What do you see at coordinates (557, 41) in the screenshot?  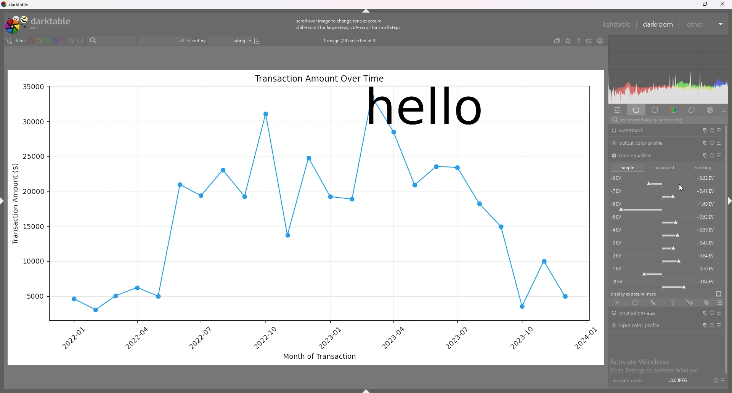 I see `collapse grouped images` at bounding box center [557, 41].